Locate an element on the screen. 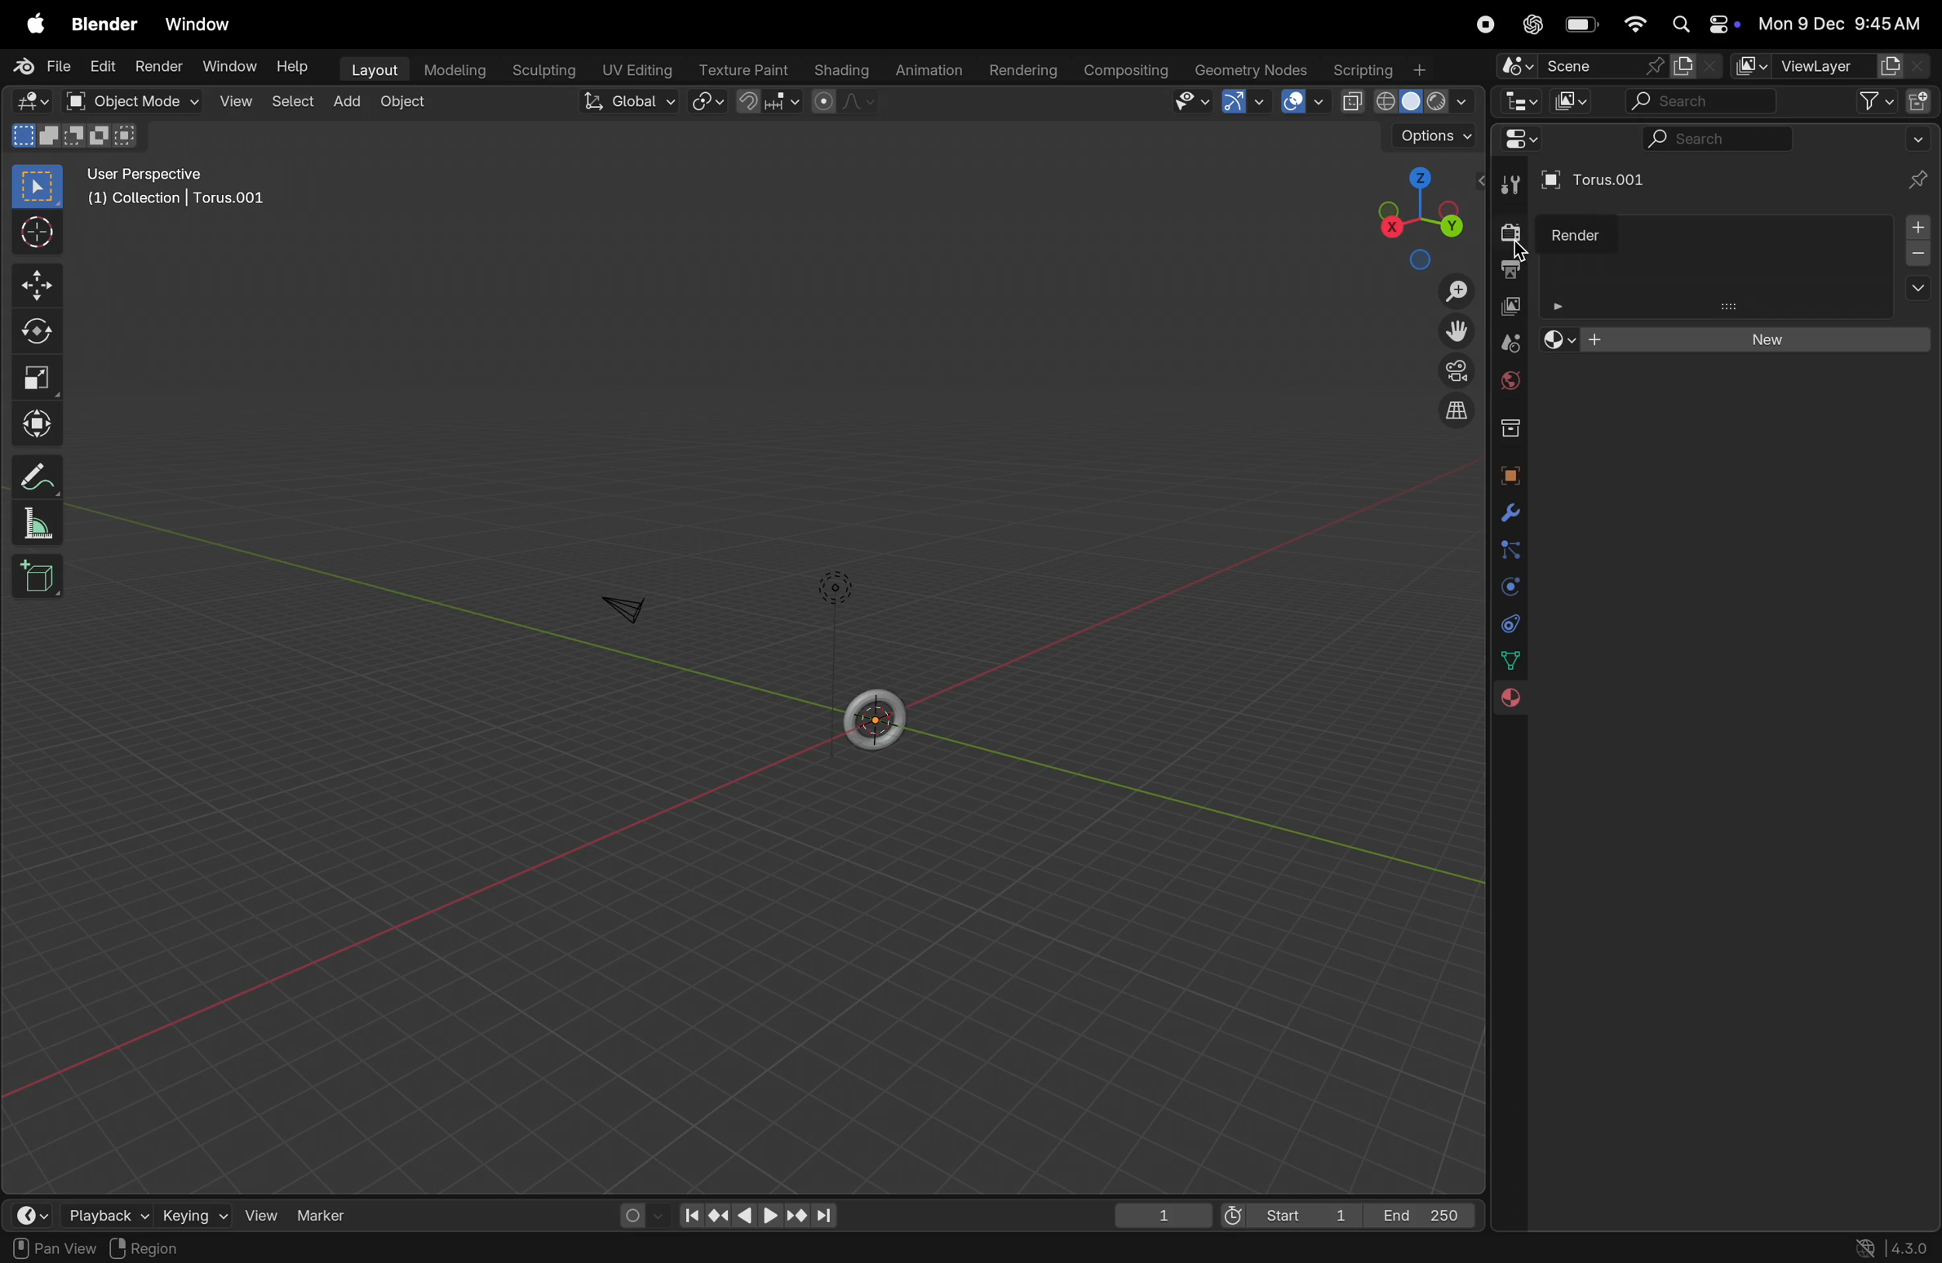 This screenshot has width=1942, height=1263. material is located at coordinates (1515, 700).